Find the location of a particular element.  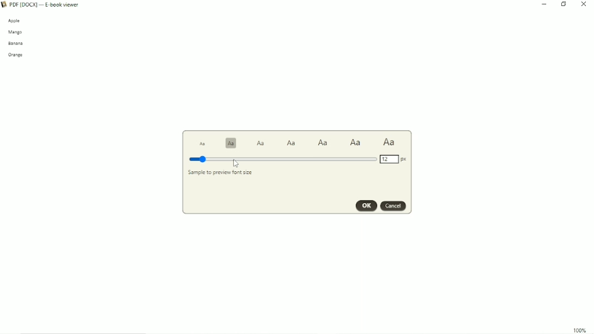

Text size is located at coordinates (261, 144).